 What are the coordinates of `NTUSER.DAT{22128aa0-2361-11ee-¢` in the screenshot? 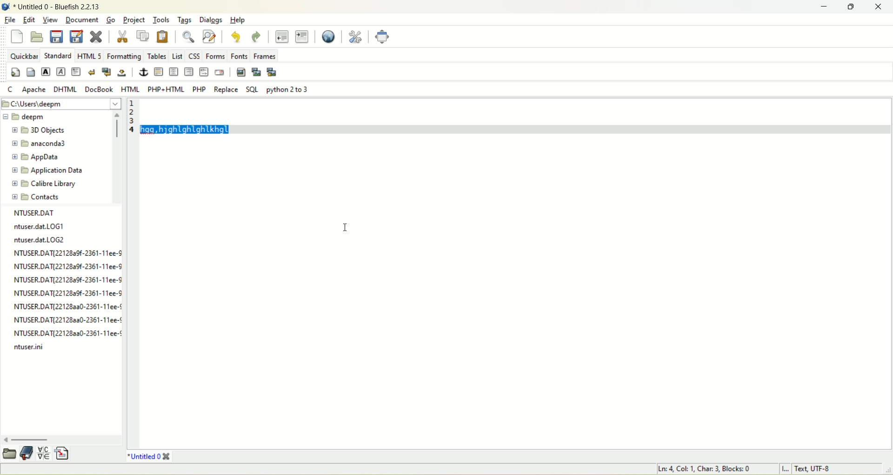 It's located at (68, 306).